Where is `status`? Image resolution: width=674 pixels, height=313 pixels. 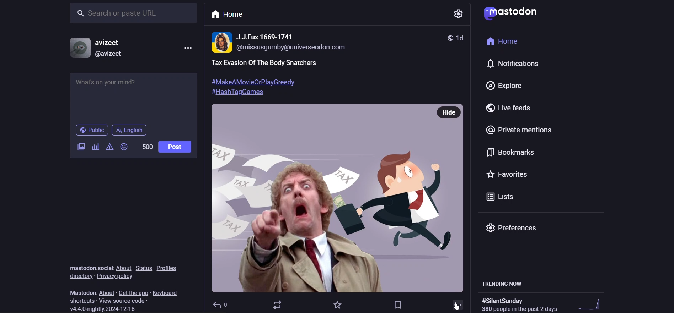 status is located at coordinates (144, 267).